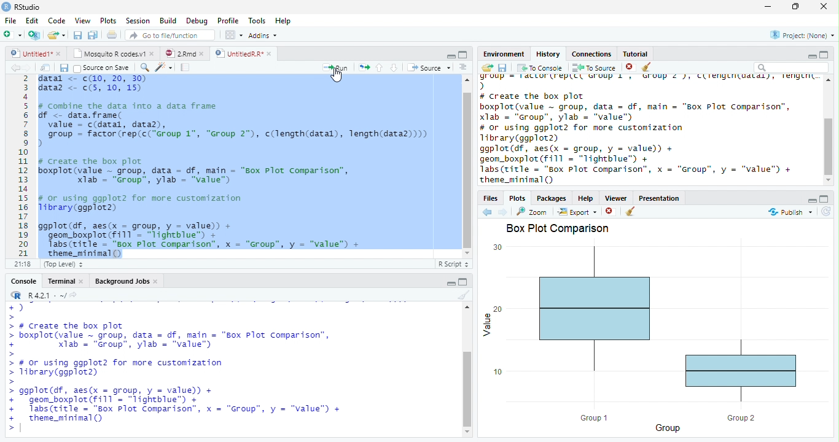 This screenshot has height=442, width=839. I want to click on close, so click(201, 53).